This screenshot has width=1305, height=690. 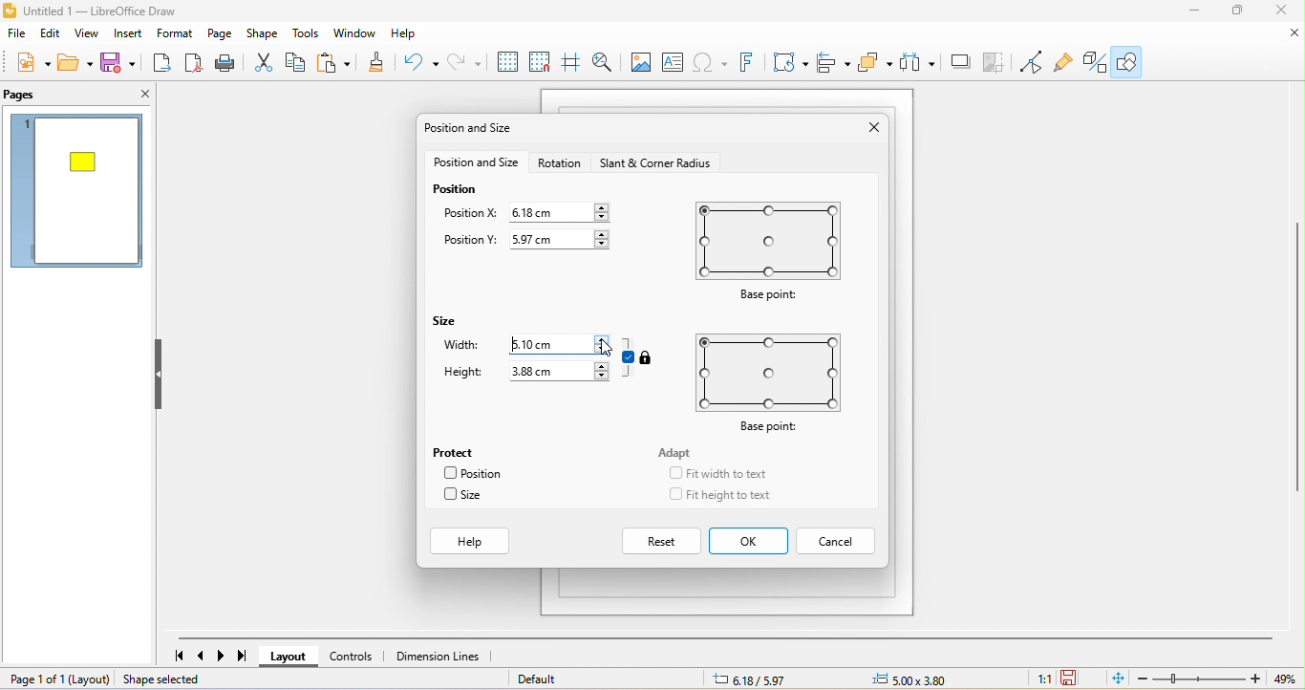 I want to click on fit width to text, so click(x=719, y=474).